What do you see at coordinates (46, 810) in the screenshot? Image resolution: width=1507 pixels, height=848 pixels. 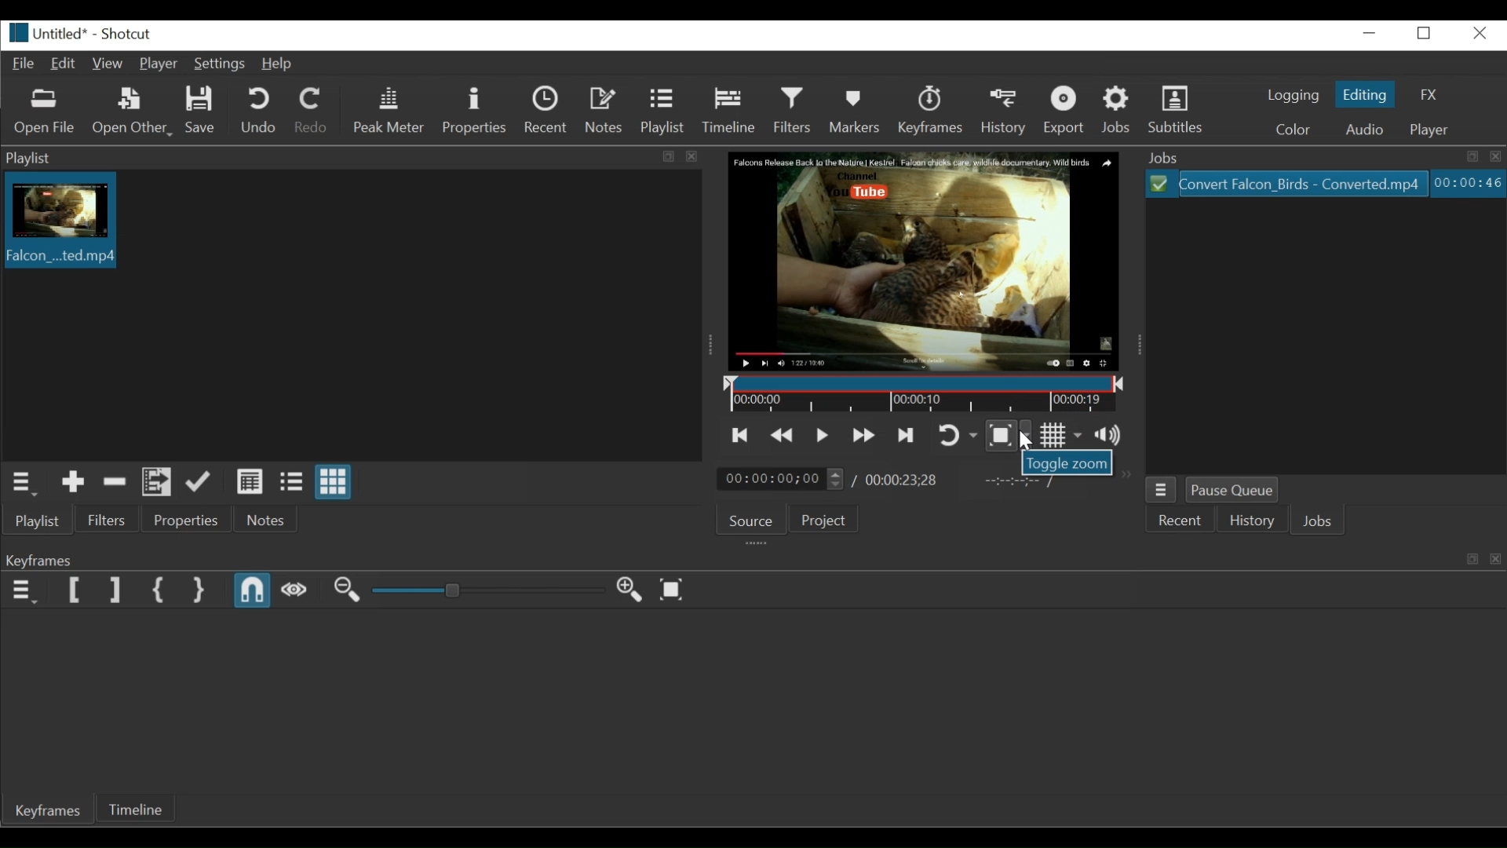 I see `Keyframes` at bounding box center [46, 810].